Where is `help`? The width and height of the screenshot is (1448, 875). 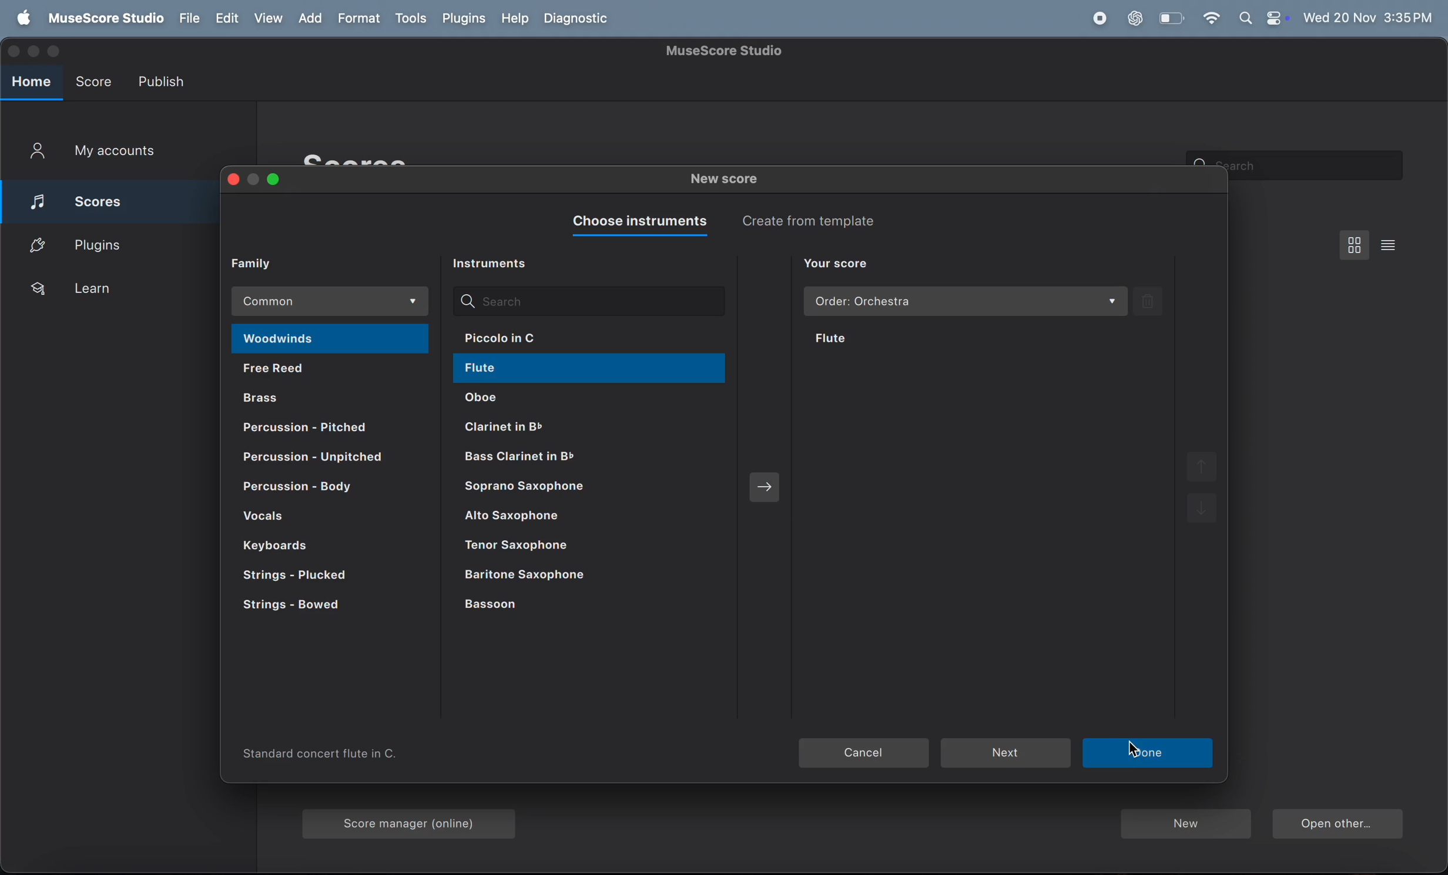
help is located at coordinates (512, 19).